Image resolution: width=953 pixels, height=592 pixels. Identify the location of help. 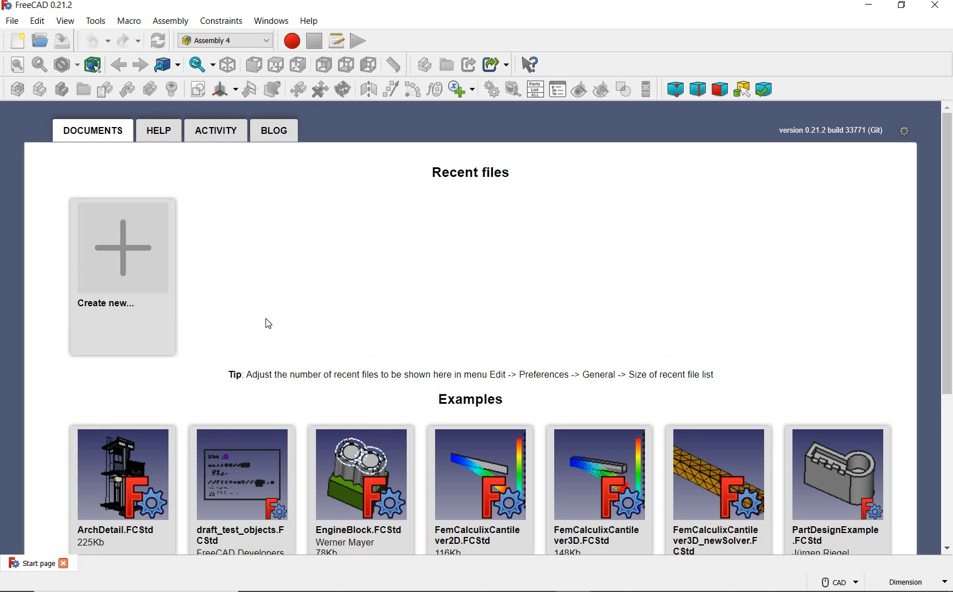
(158, 130).